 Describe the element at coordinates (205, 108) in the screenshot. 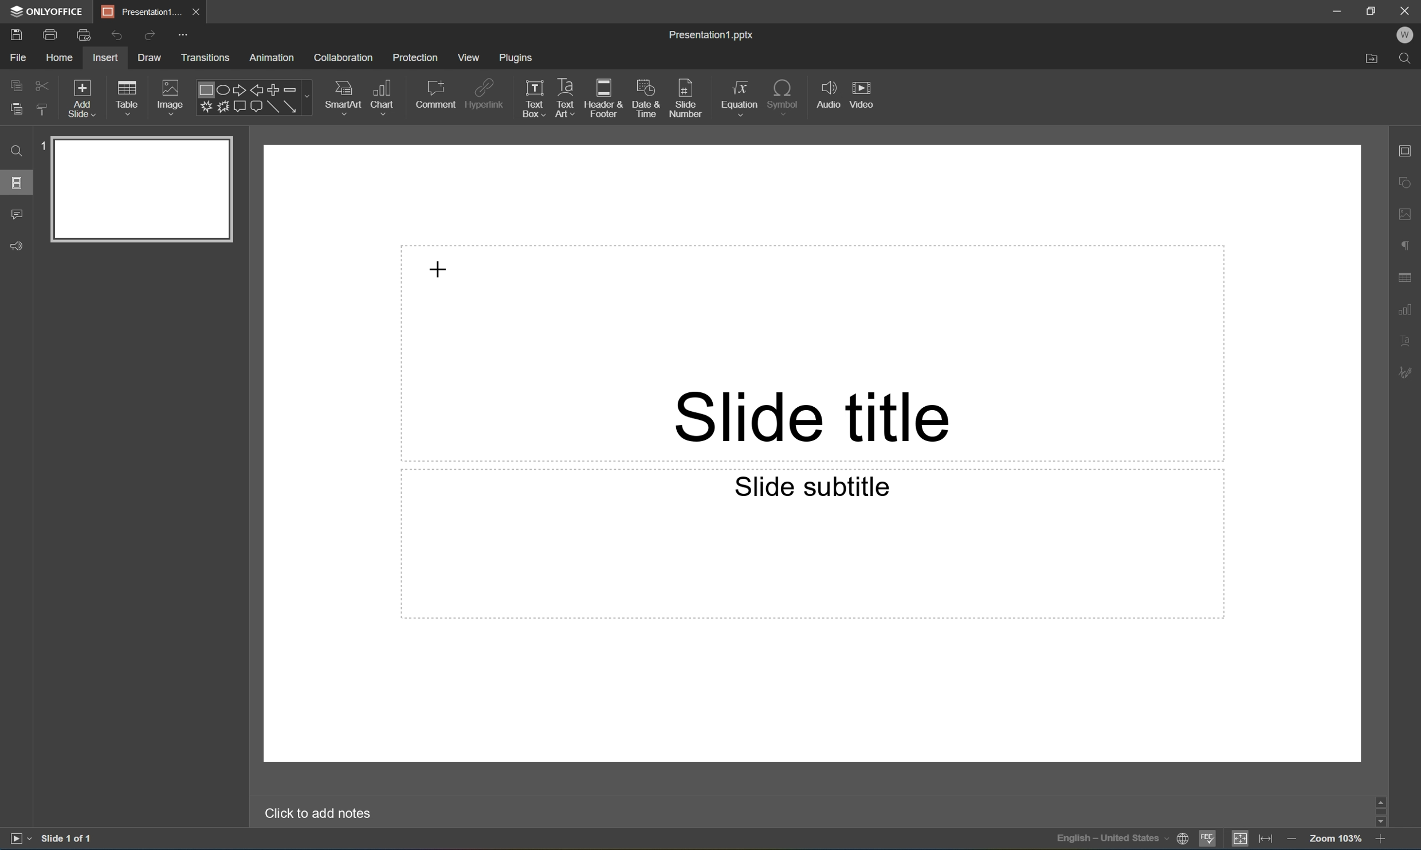

I see `` at that location.